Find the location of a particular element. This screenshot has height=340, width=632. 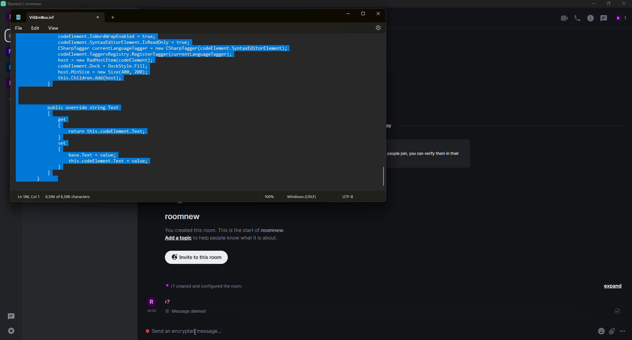

sent is located at coordinates (617, 312).